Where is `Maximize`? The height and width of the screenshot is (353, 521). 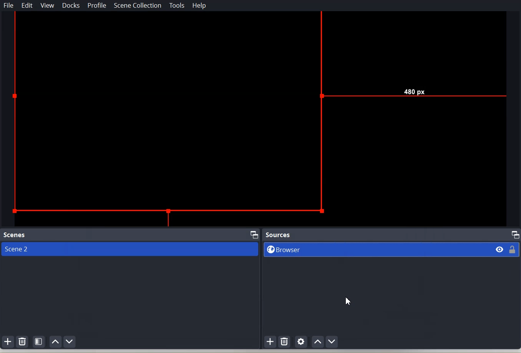 Maximize is located at coordinates (516, 235).